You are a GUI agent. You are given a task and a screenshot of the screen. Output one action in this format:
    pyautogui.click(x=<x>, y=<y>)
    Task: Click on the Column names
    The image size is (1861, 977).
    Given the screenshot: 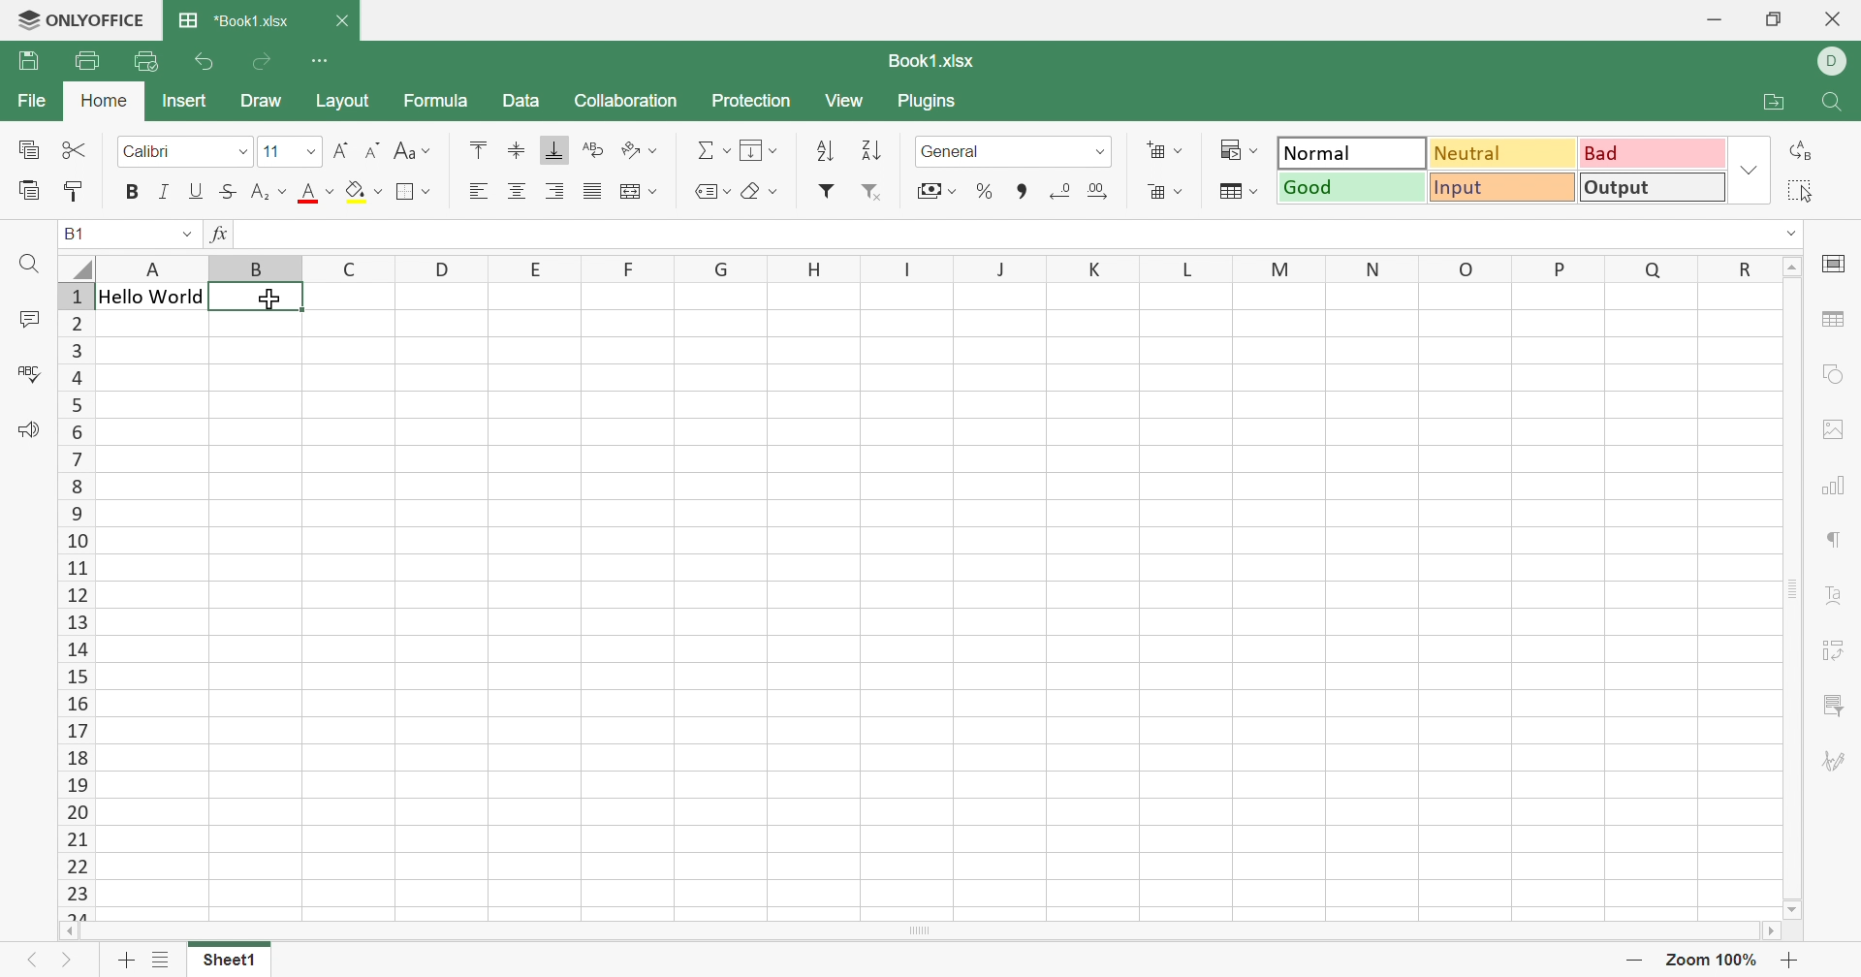 What is the action you would take?
    pyautogui.click(x=936, y=268)
    